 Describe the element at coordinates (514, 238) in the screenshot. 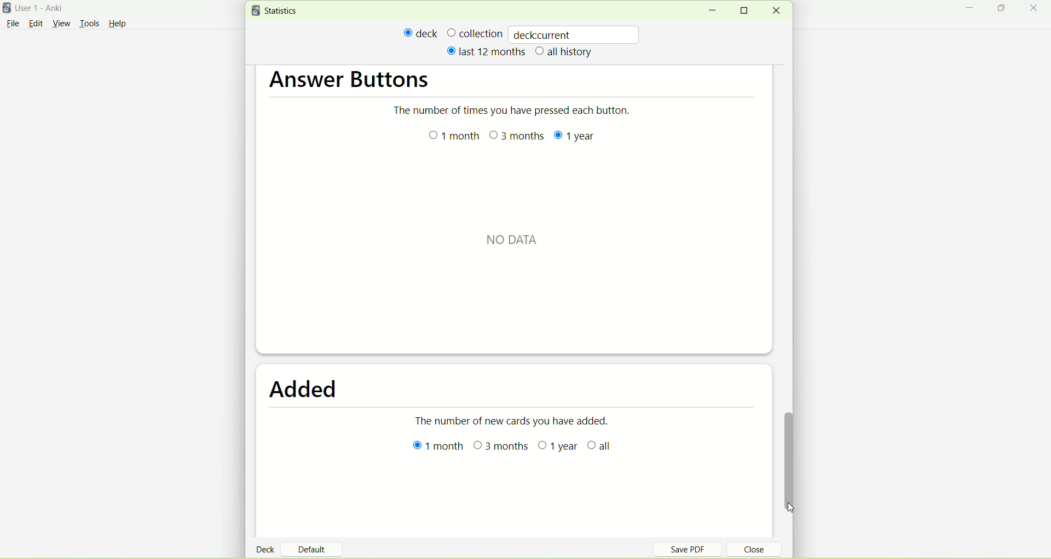

I see `NO DATA` at that location.